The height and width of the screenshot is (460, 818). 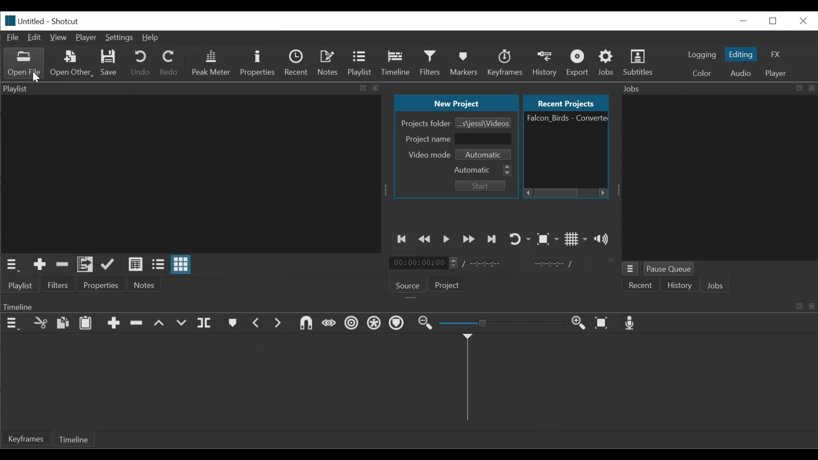 What do you see at coordinates (639, 286) in the screenshot?
I see `Recent` at bounding box center [639, 286].